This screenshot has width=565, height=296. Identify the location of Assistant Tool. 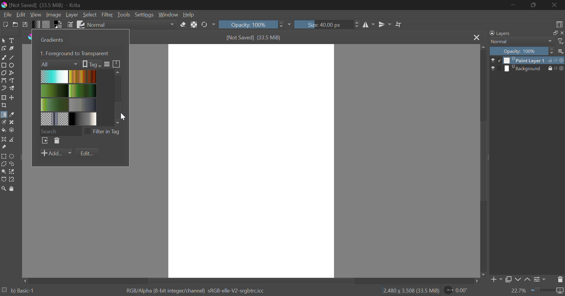
(4, 140).